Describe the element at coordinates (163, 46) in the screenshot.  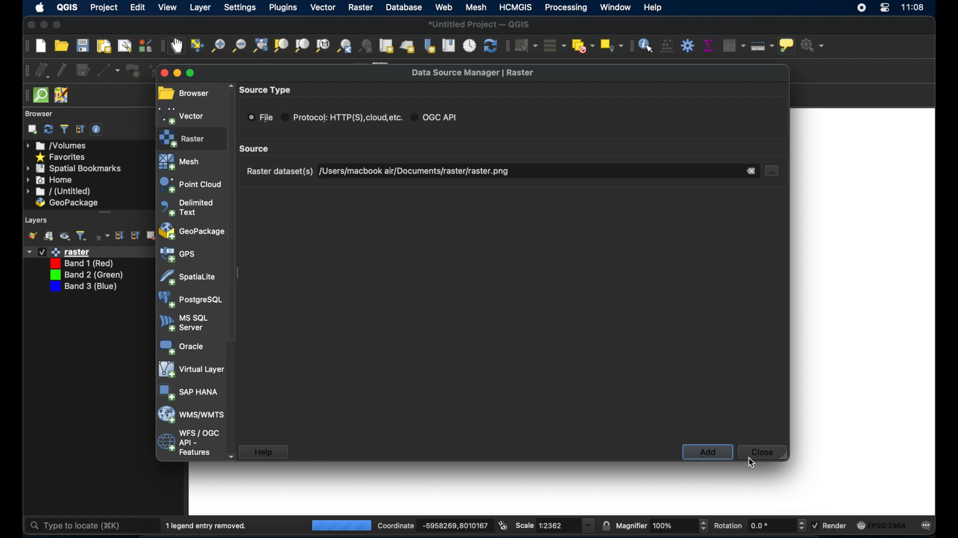
I see `map navigation toolbar` at that location.